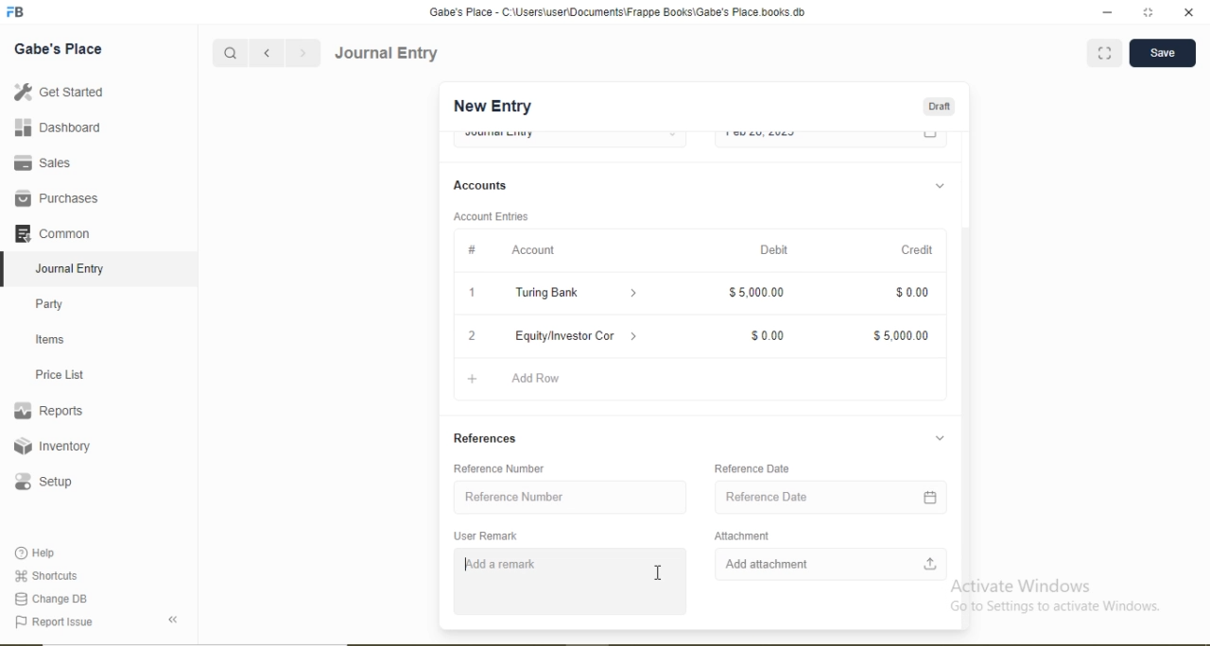  Describe the element at coordinates (53, 446) in the screenshot. I see `Inventory` at that location.